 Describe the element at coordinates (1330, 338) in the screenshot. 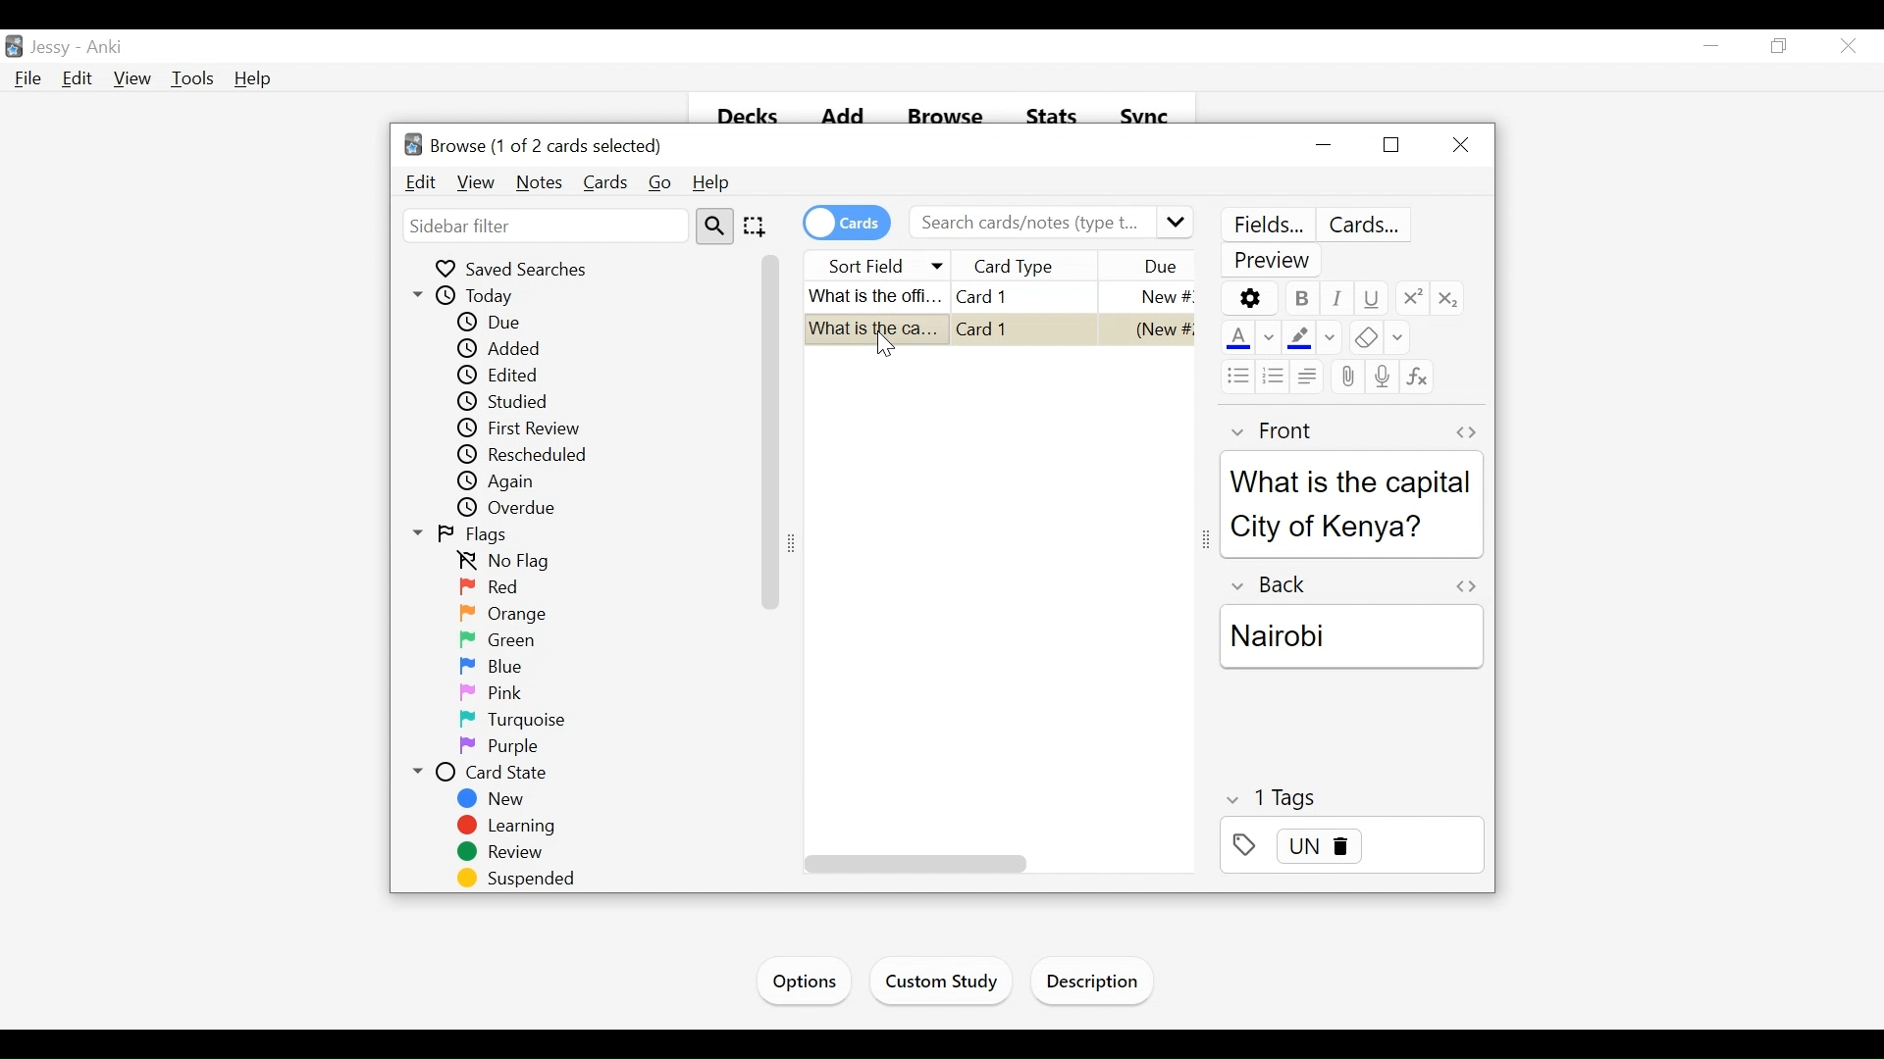

I see `Change color` at that location.